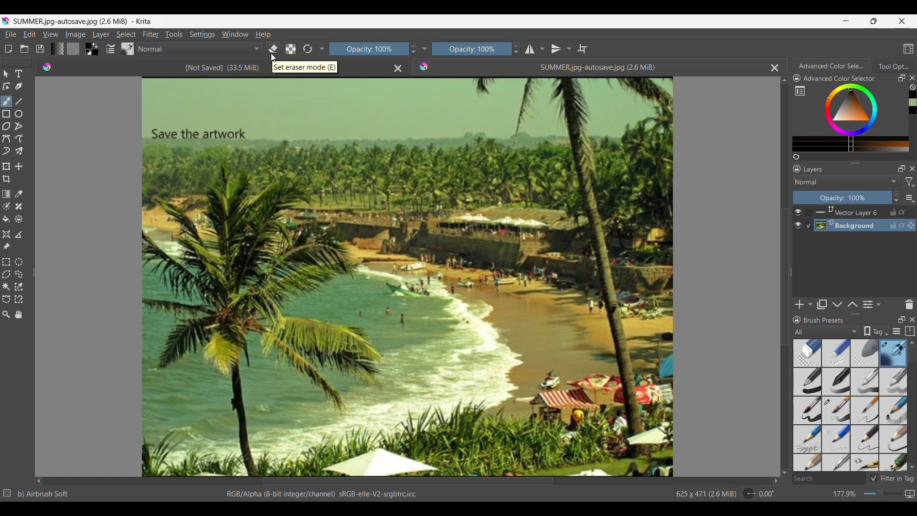 Image resolution: width=917 pixels, height=516 pixels. What do you see at coordinates (275, 58) in the screenshot?
I see `cursor` at bounding box center [275, 58].